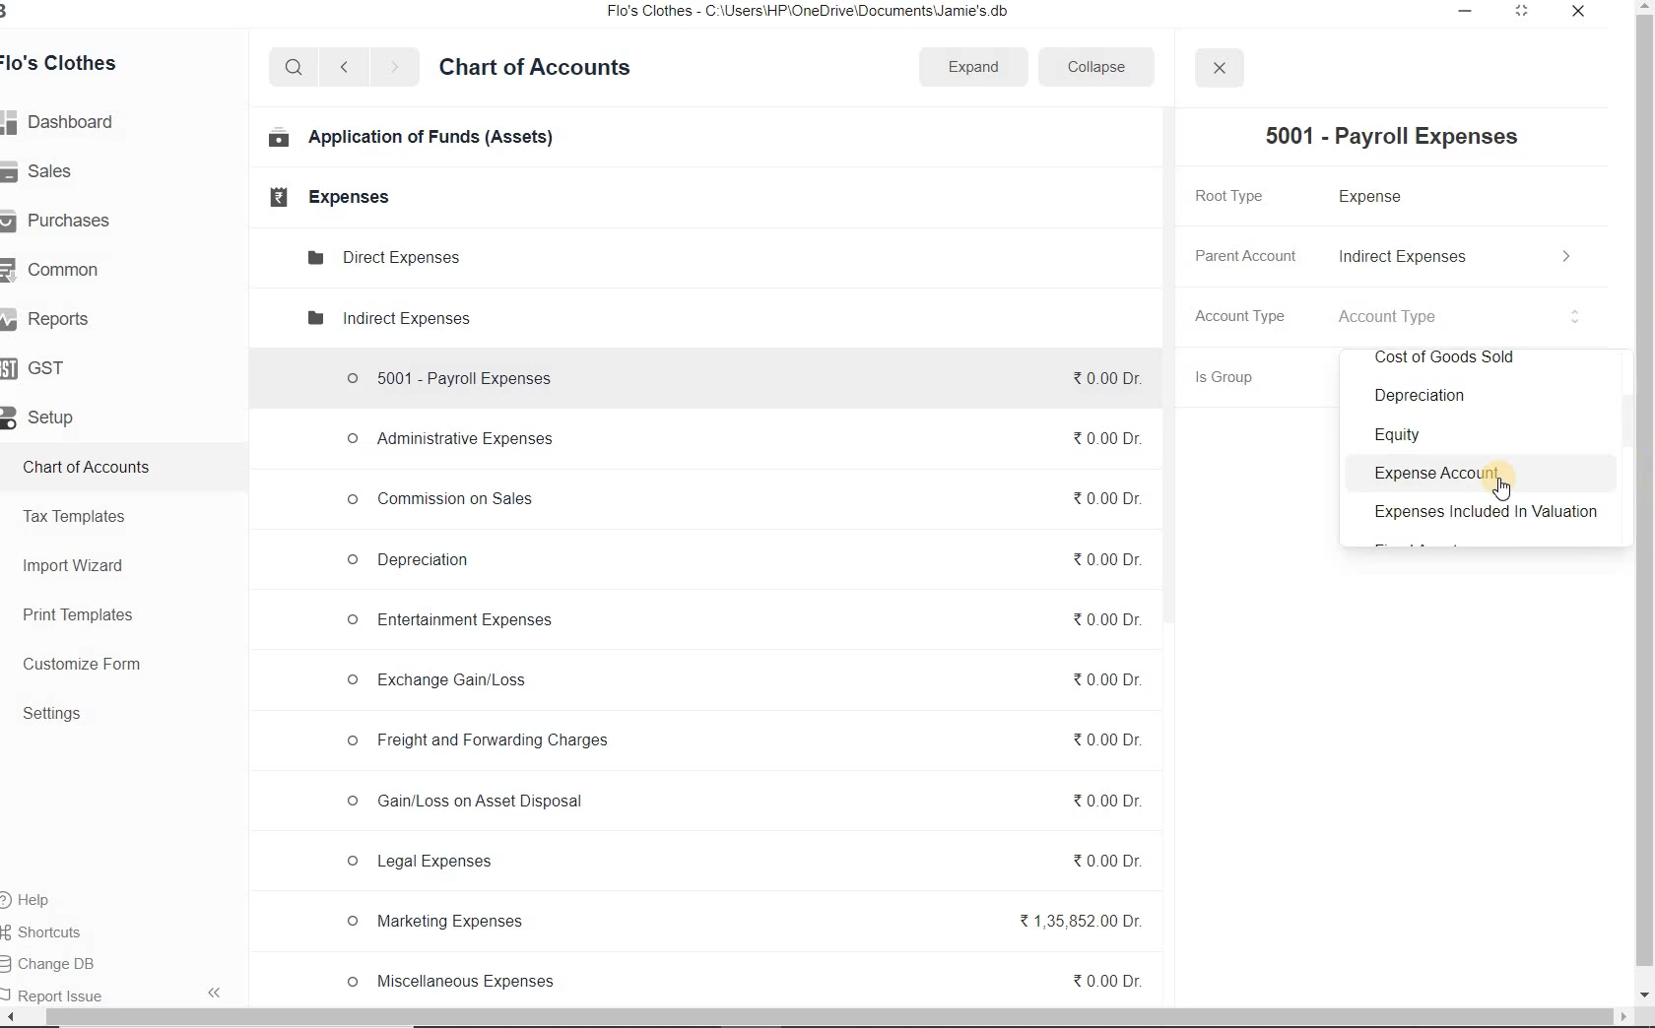 The width and height of the screenshot is (1655, 1028). I want to click on Customize Form, so click(83, 663).